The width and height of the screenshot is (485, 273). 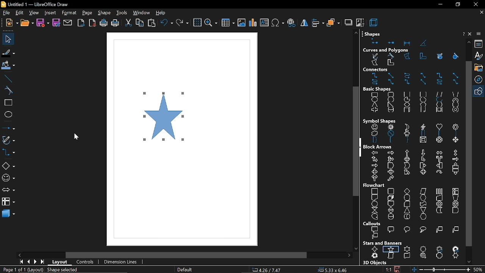 What do you see at coordinates (479, 270) in the screenshot?
I see `current zoom` at bounding box center [479, 270].